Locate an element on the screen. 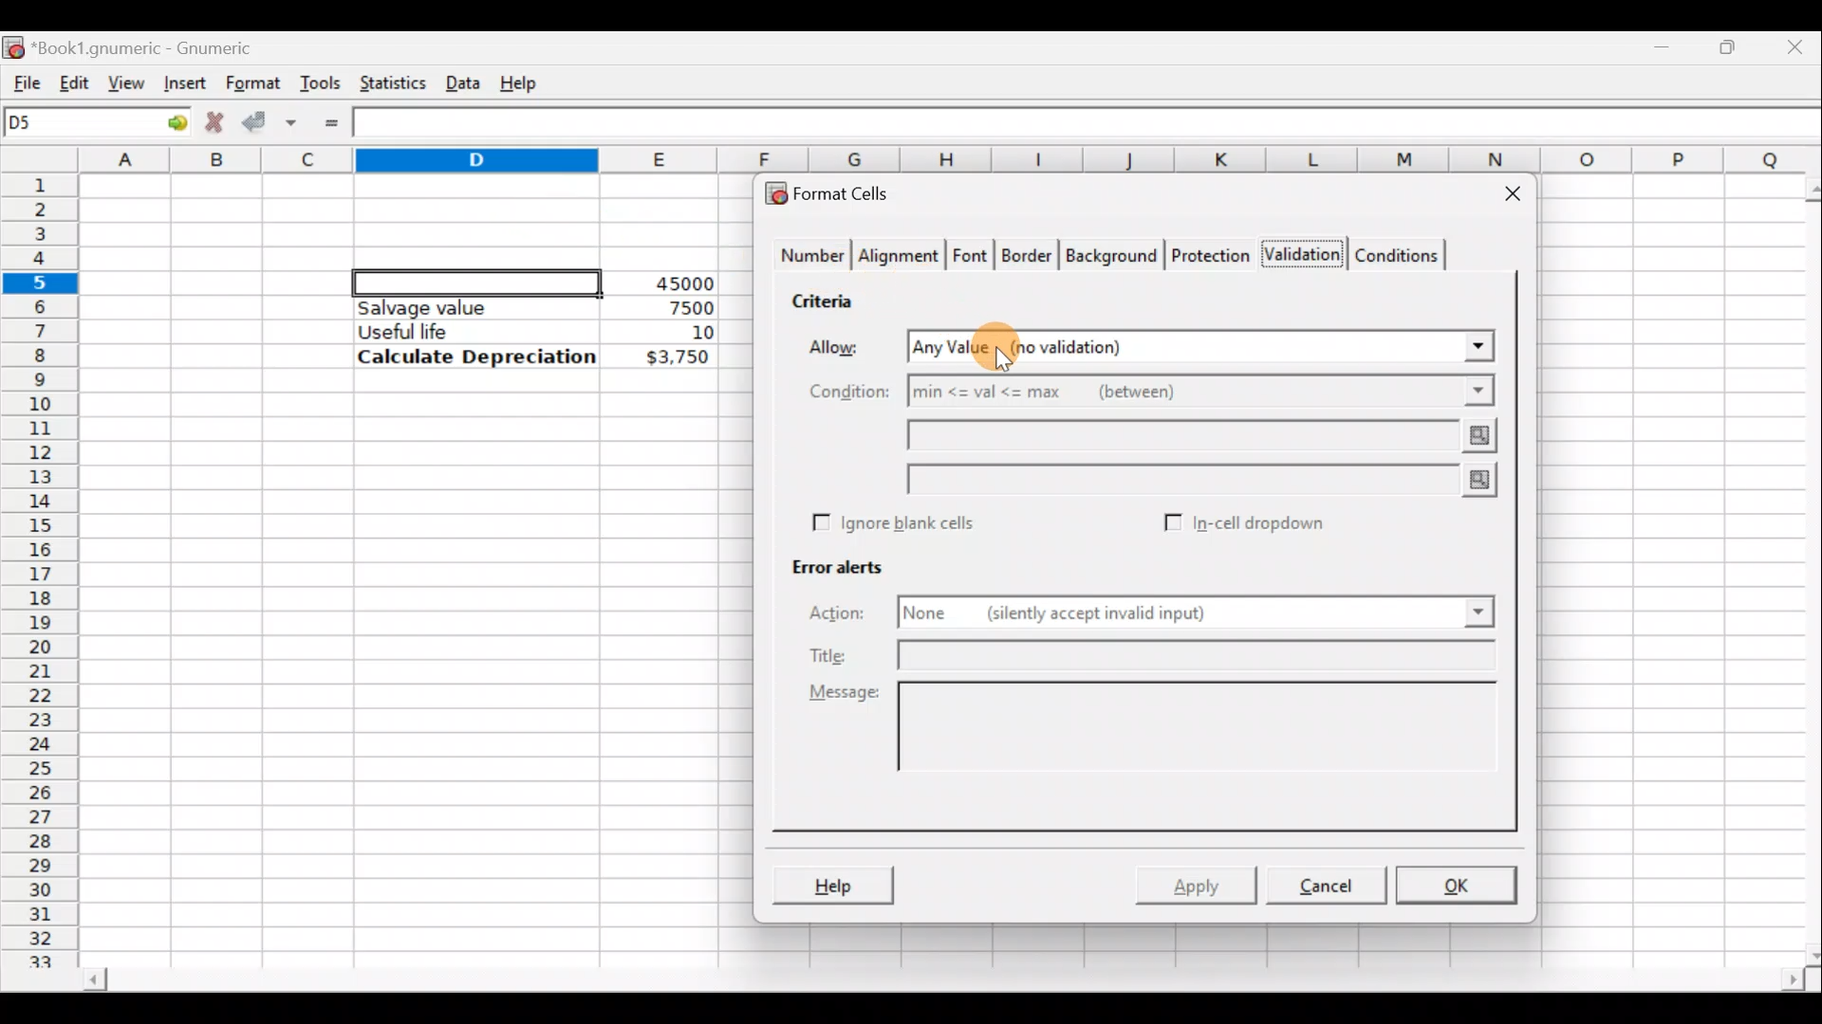 The height and width of the screenshot is (1024, 1822). Enter formula is located at coordinates (331, 123).